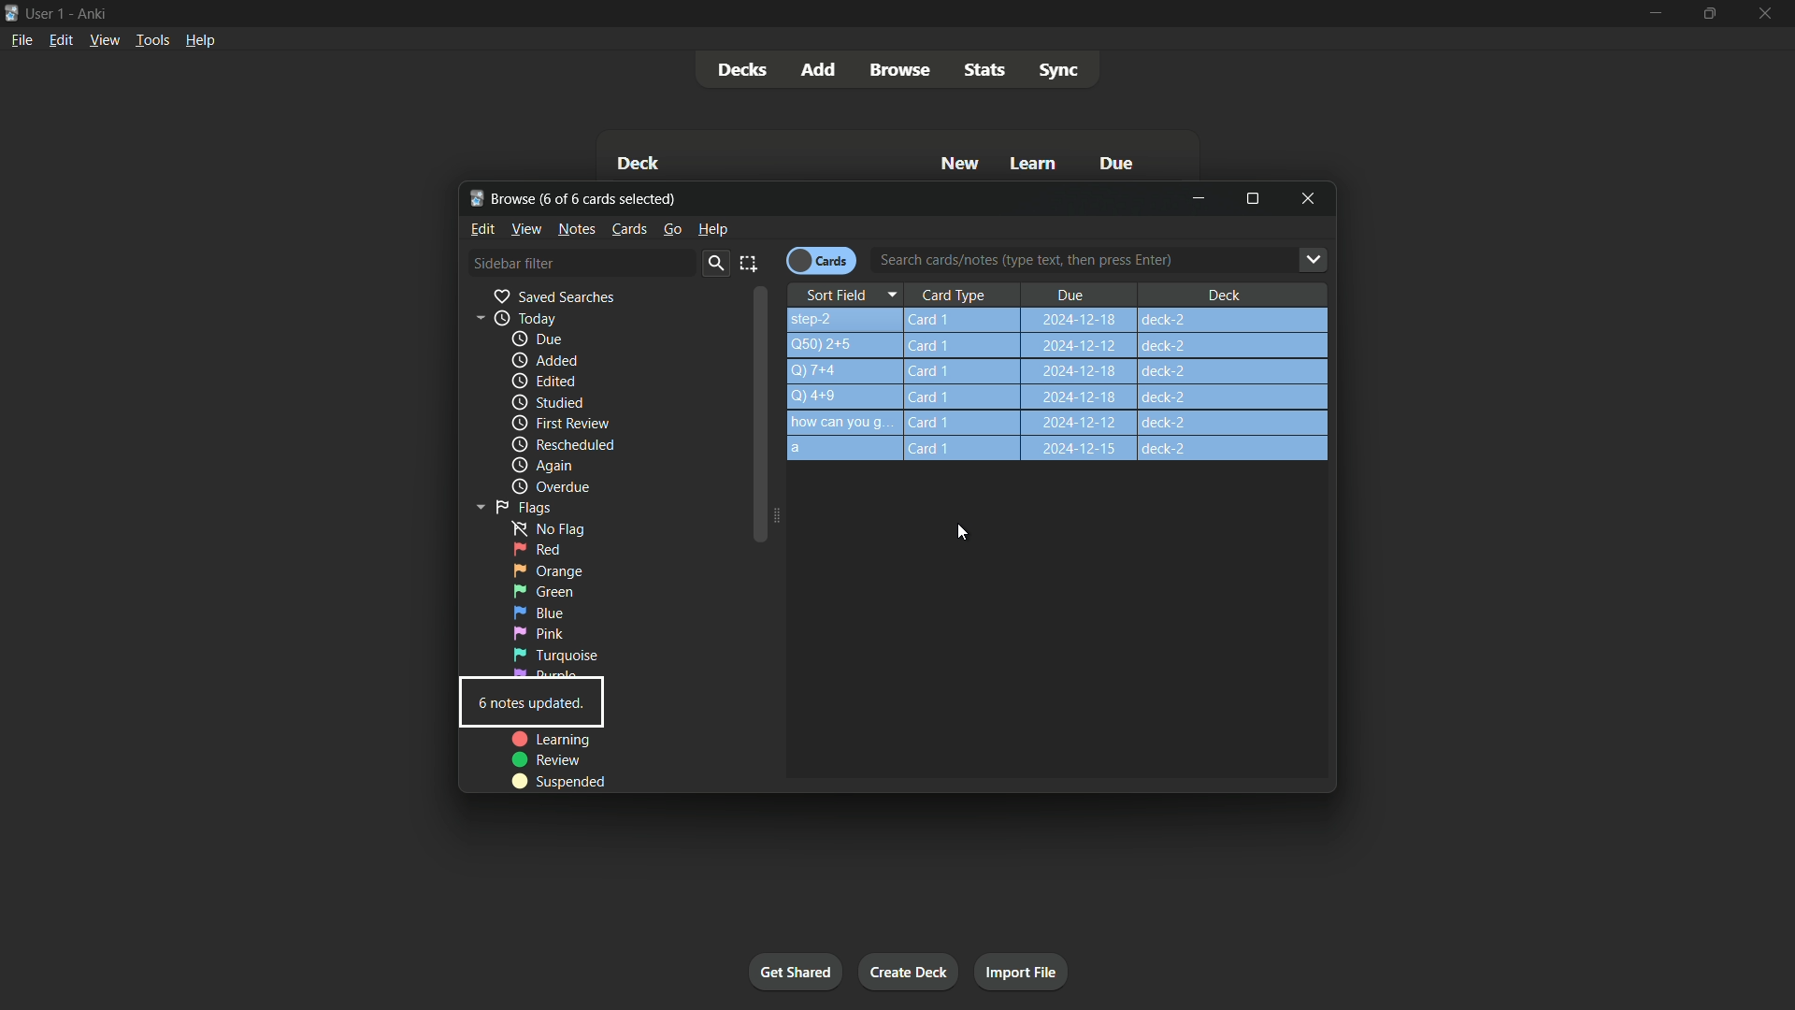 The height and width of the screenshot is (1010, 1795). I want to click on pink, so click(538, 633).